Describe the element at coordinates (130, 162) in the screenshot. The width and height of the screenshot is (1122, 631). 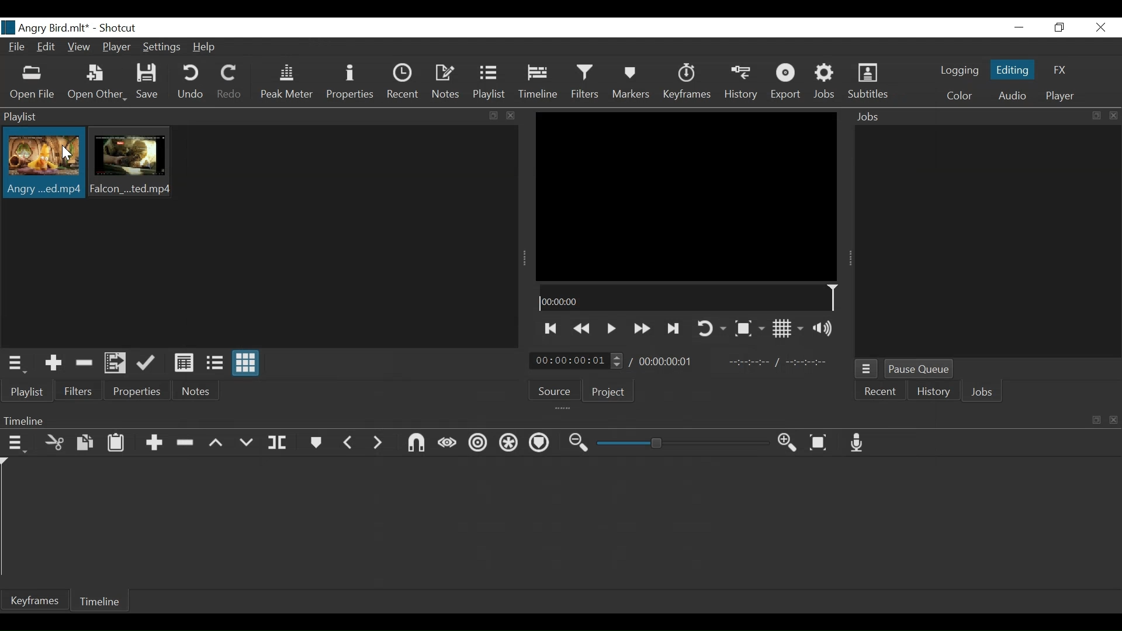
I see `Clip` at that location.